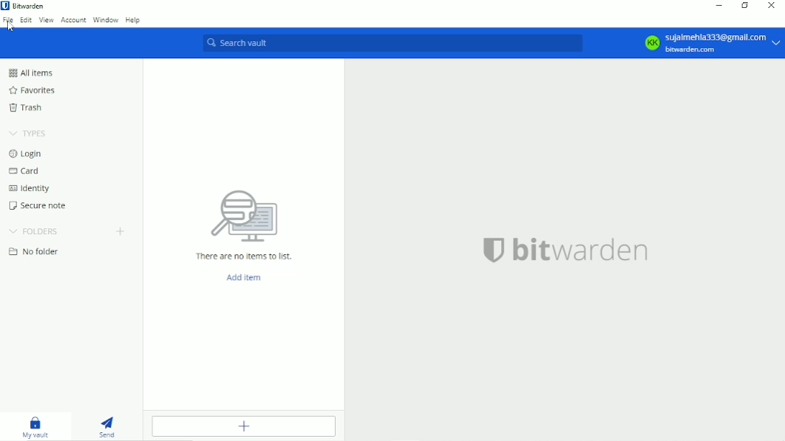  What do you see at coordinates (74, 20) in the screenshot?
I see `Account` at bounding box center [74, 20].